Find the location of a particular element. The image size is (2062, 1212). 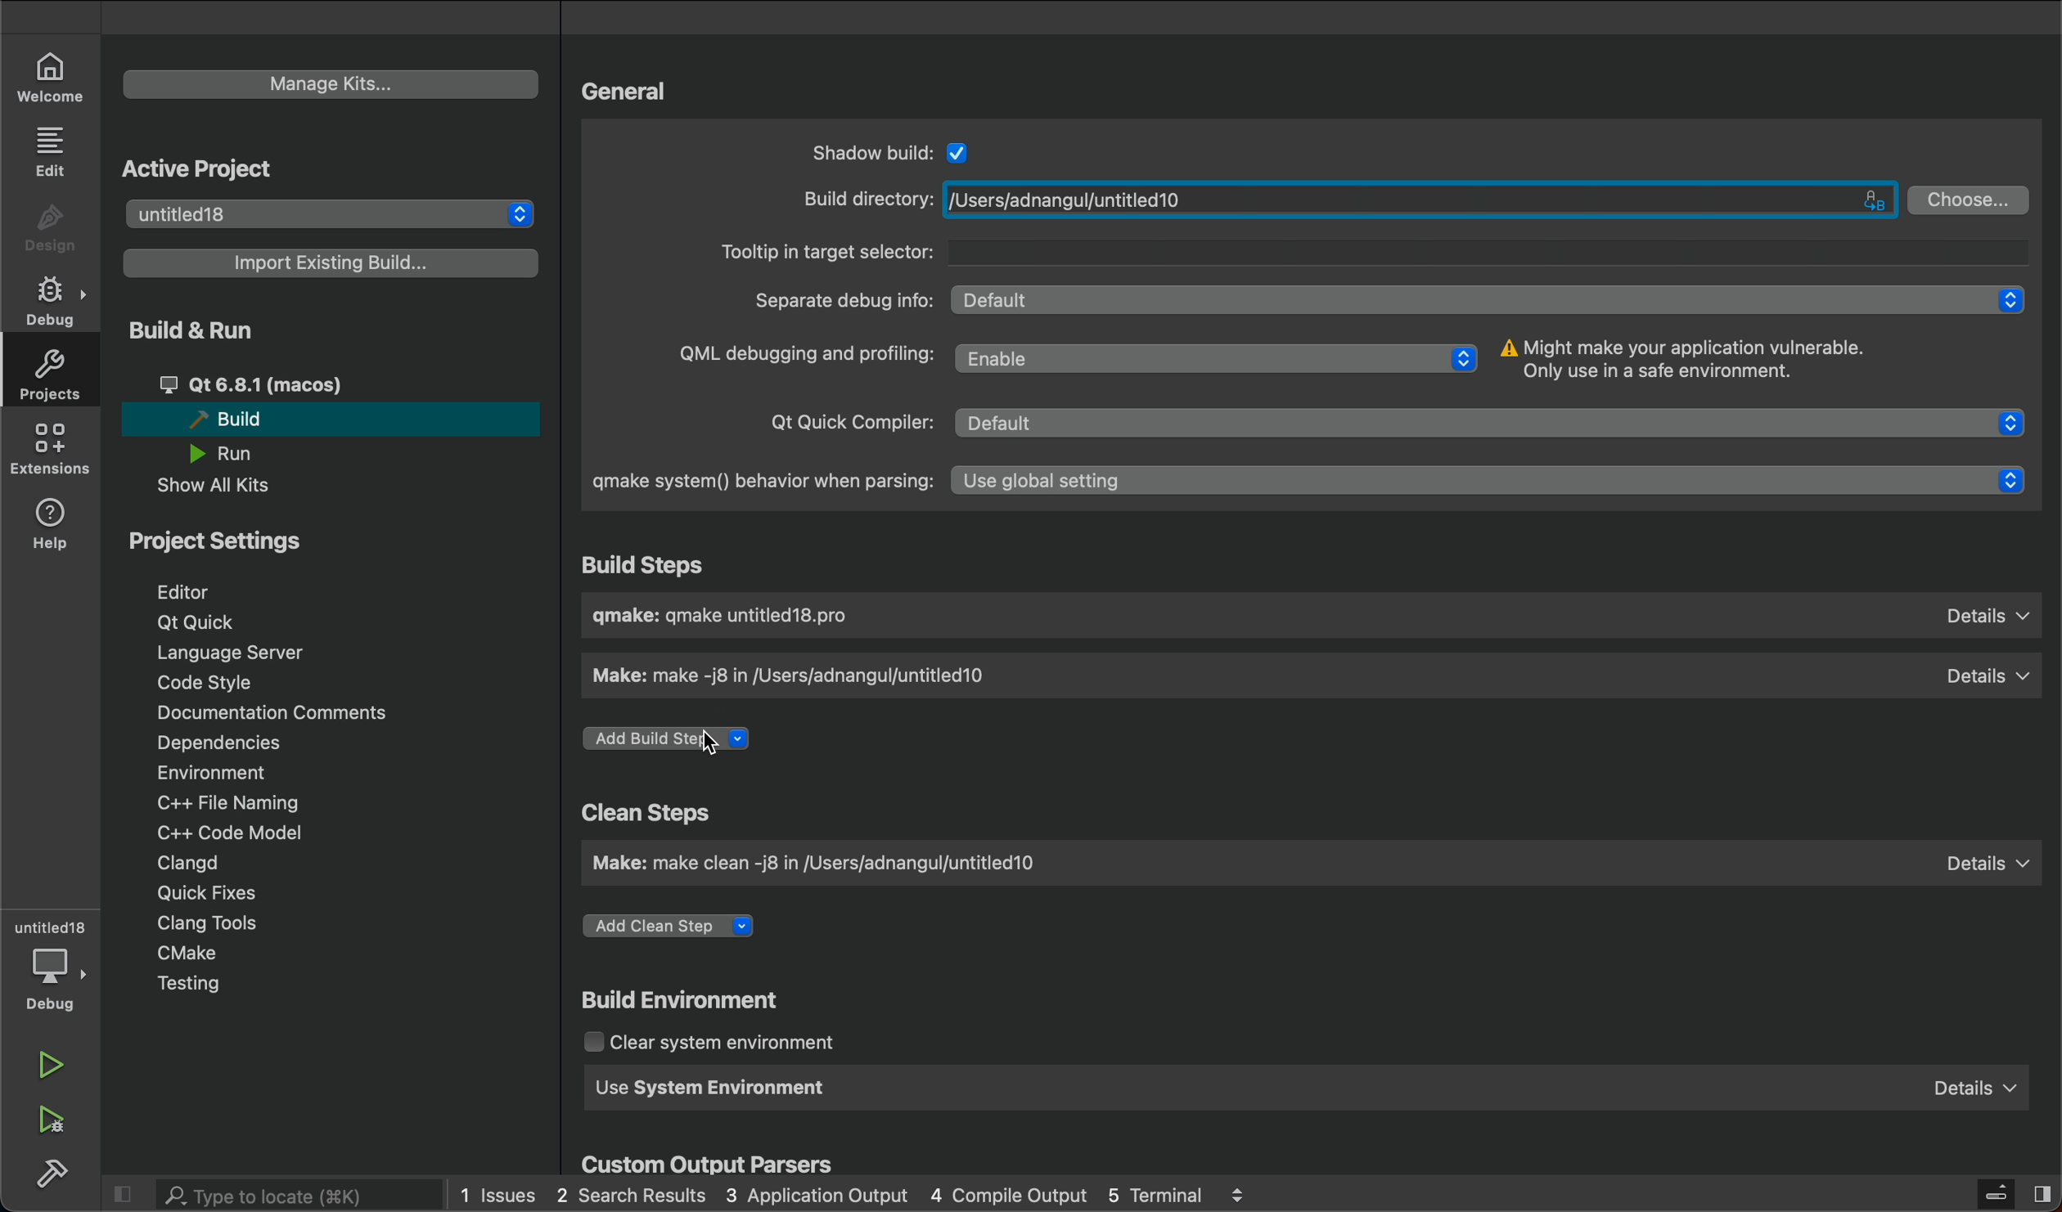

Details is located at coordinates (1986, 676).